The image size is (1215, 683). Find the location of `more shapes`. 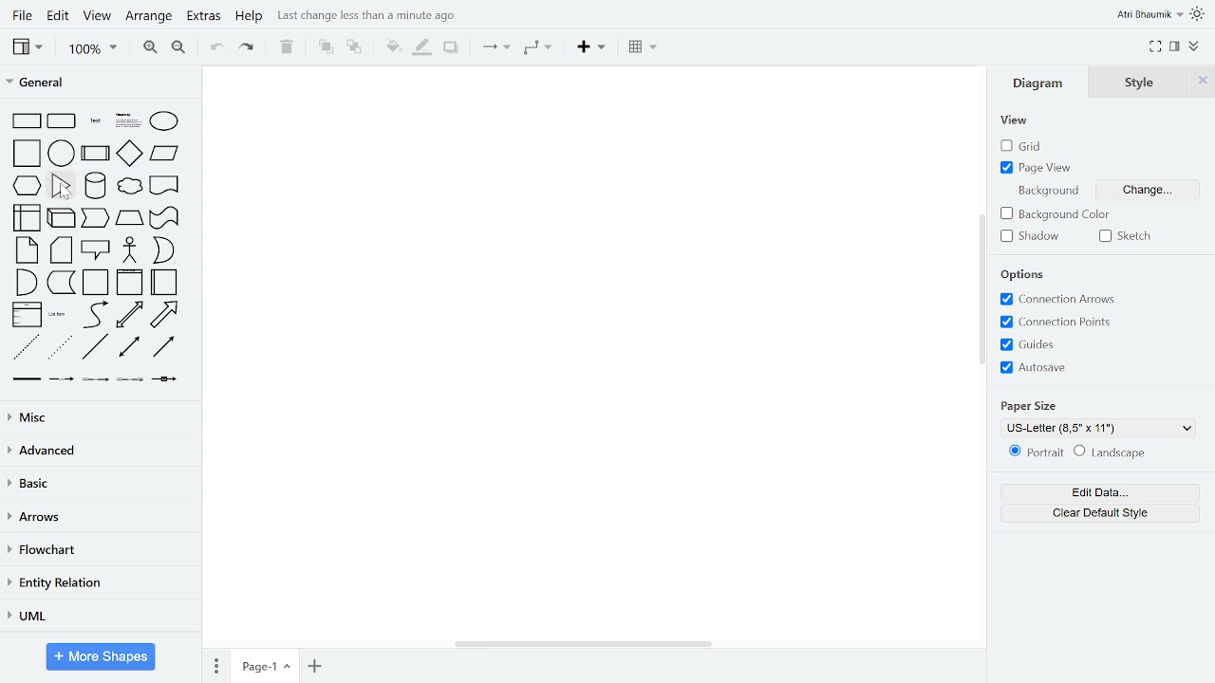

more shapes is located at coordinates (102, 656).